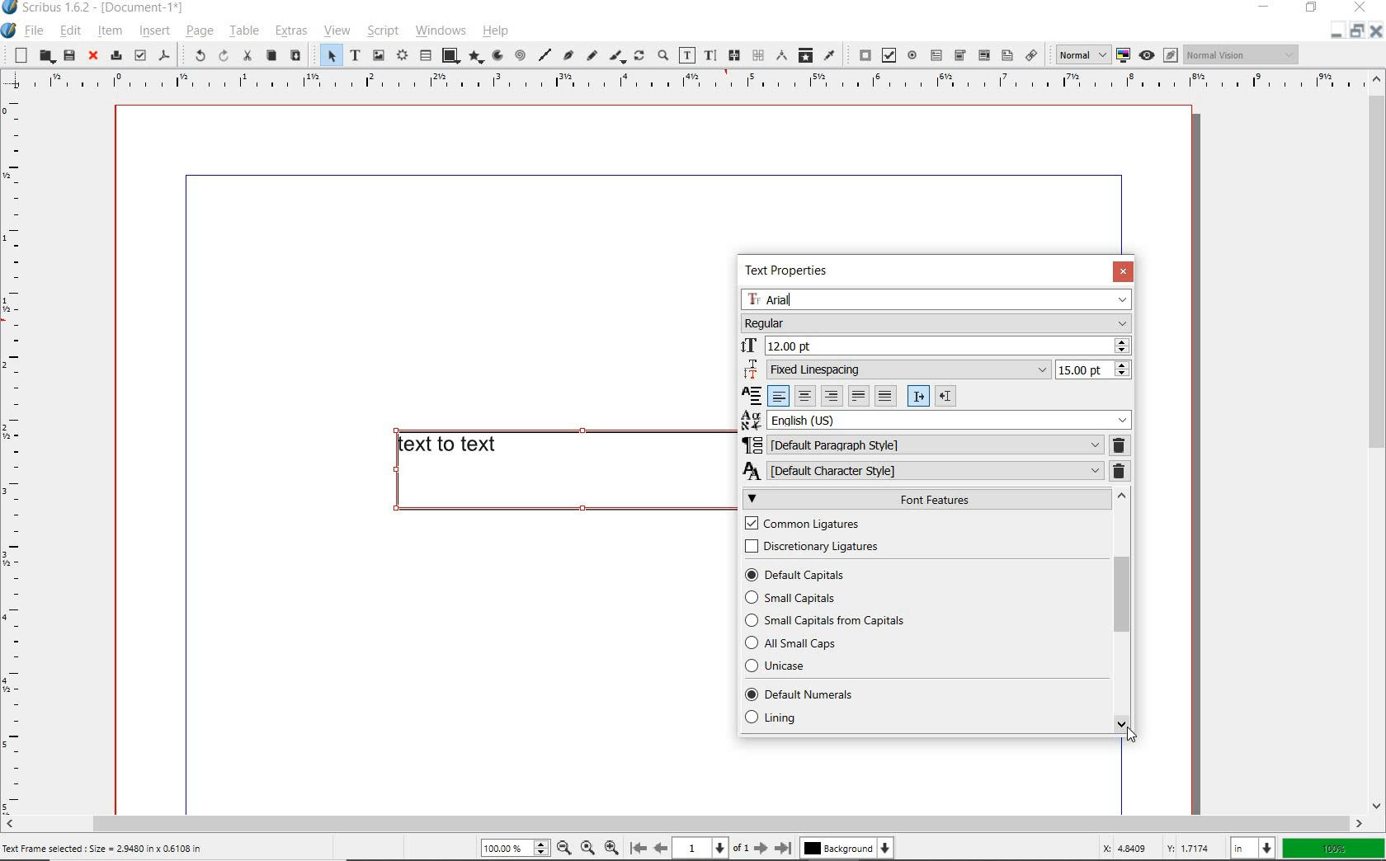  I want to click on Zoom out, so click(561, 848).